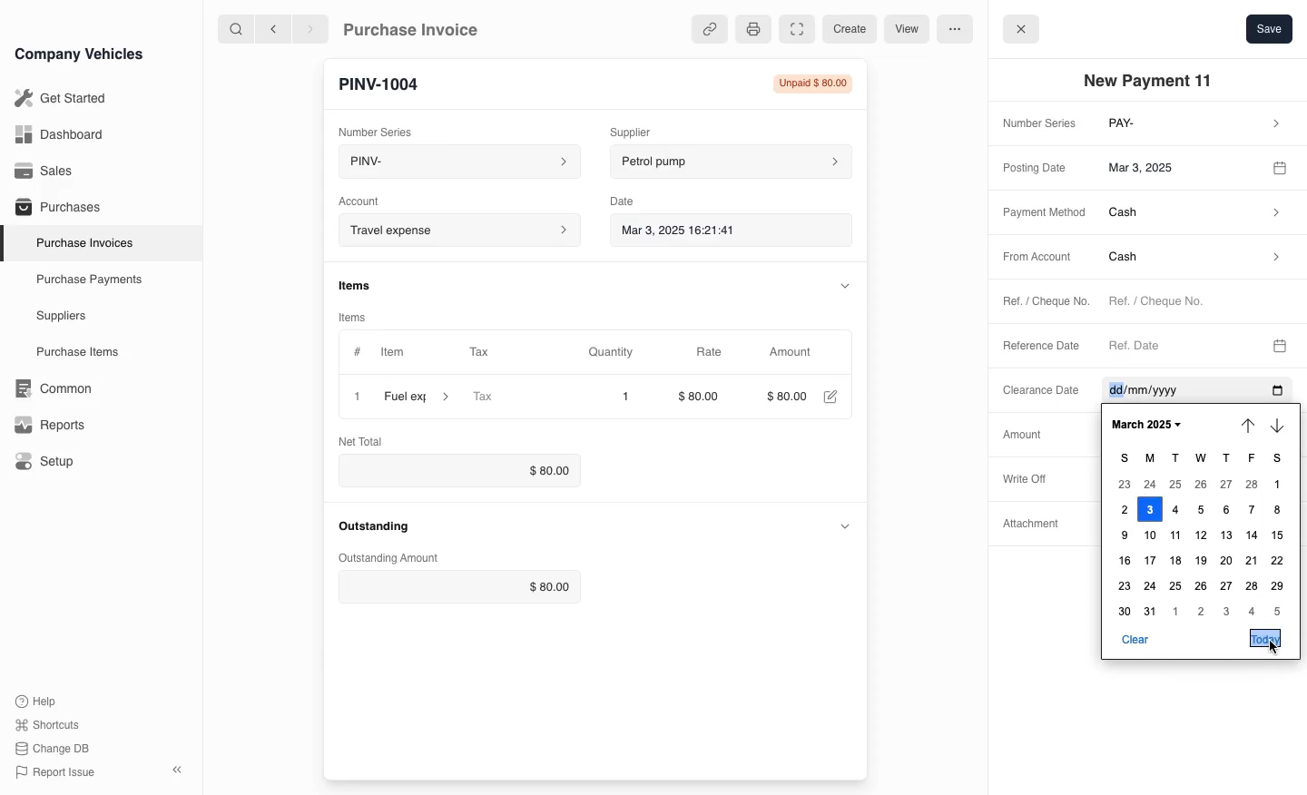 The width and height of the screenshot is (1307, 795). Describe the element at coordinates (362, 314) in the screenshot. I see `items` at that location.